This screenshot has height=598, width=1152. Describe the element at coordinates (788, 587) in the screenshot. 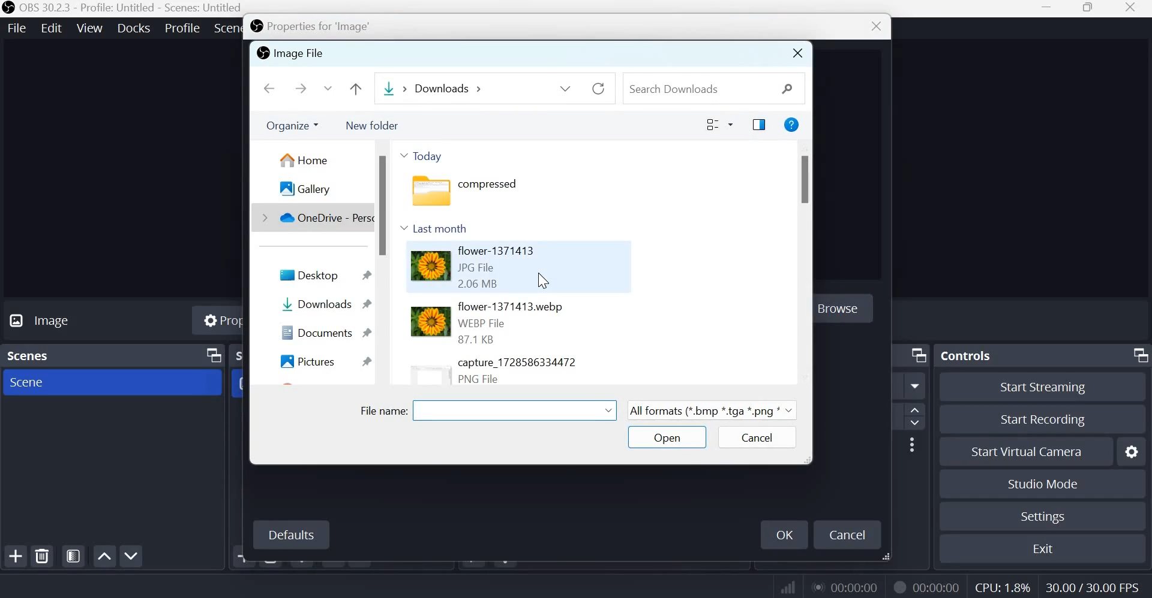

I see `Connection Status Indicator` at that location.